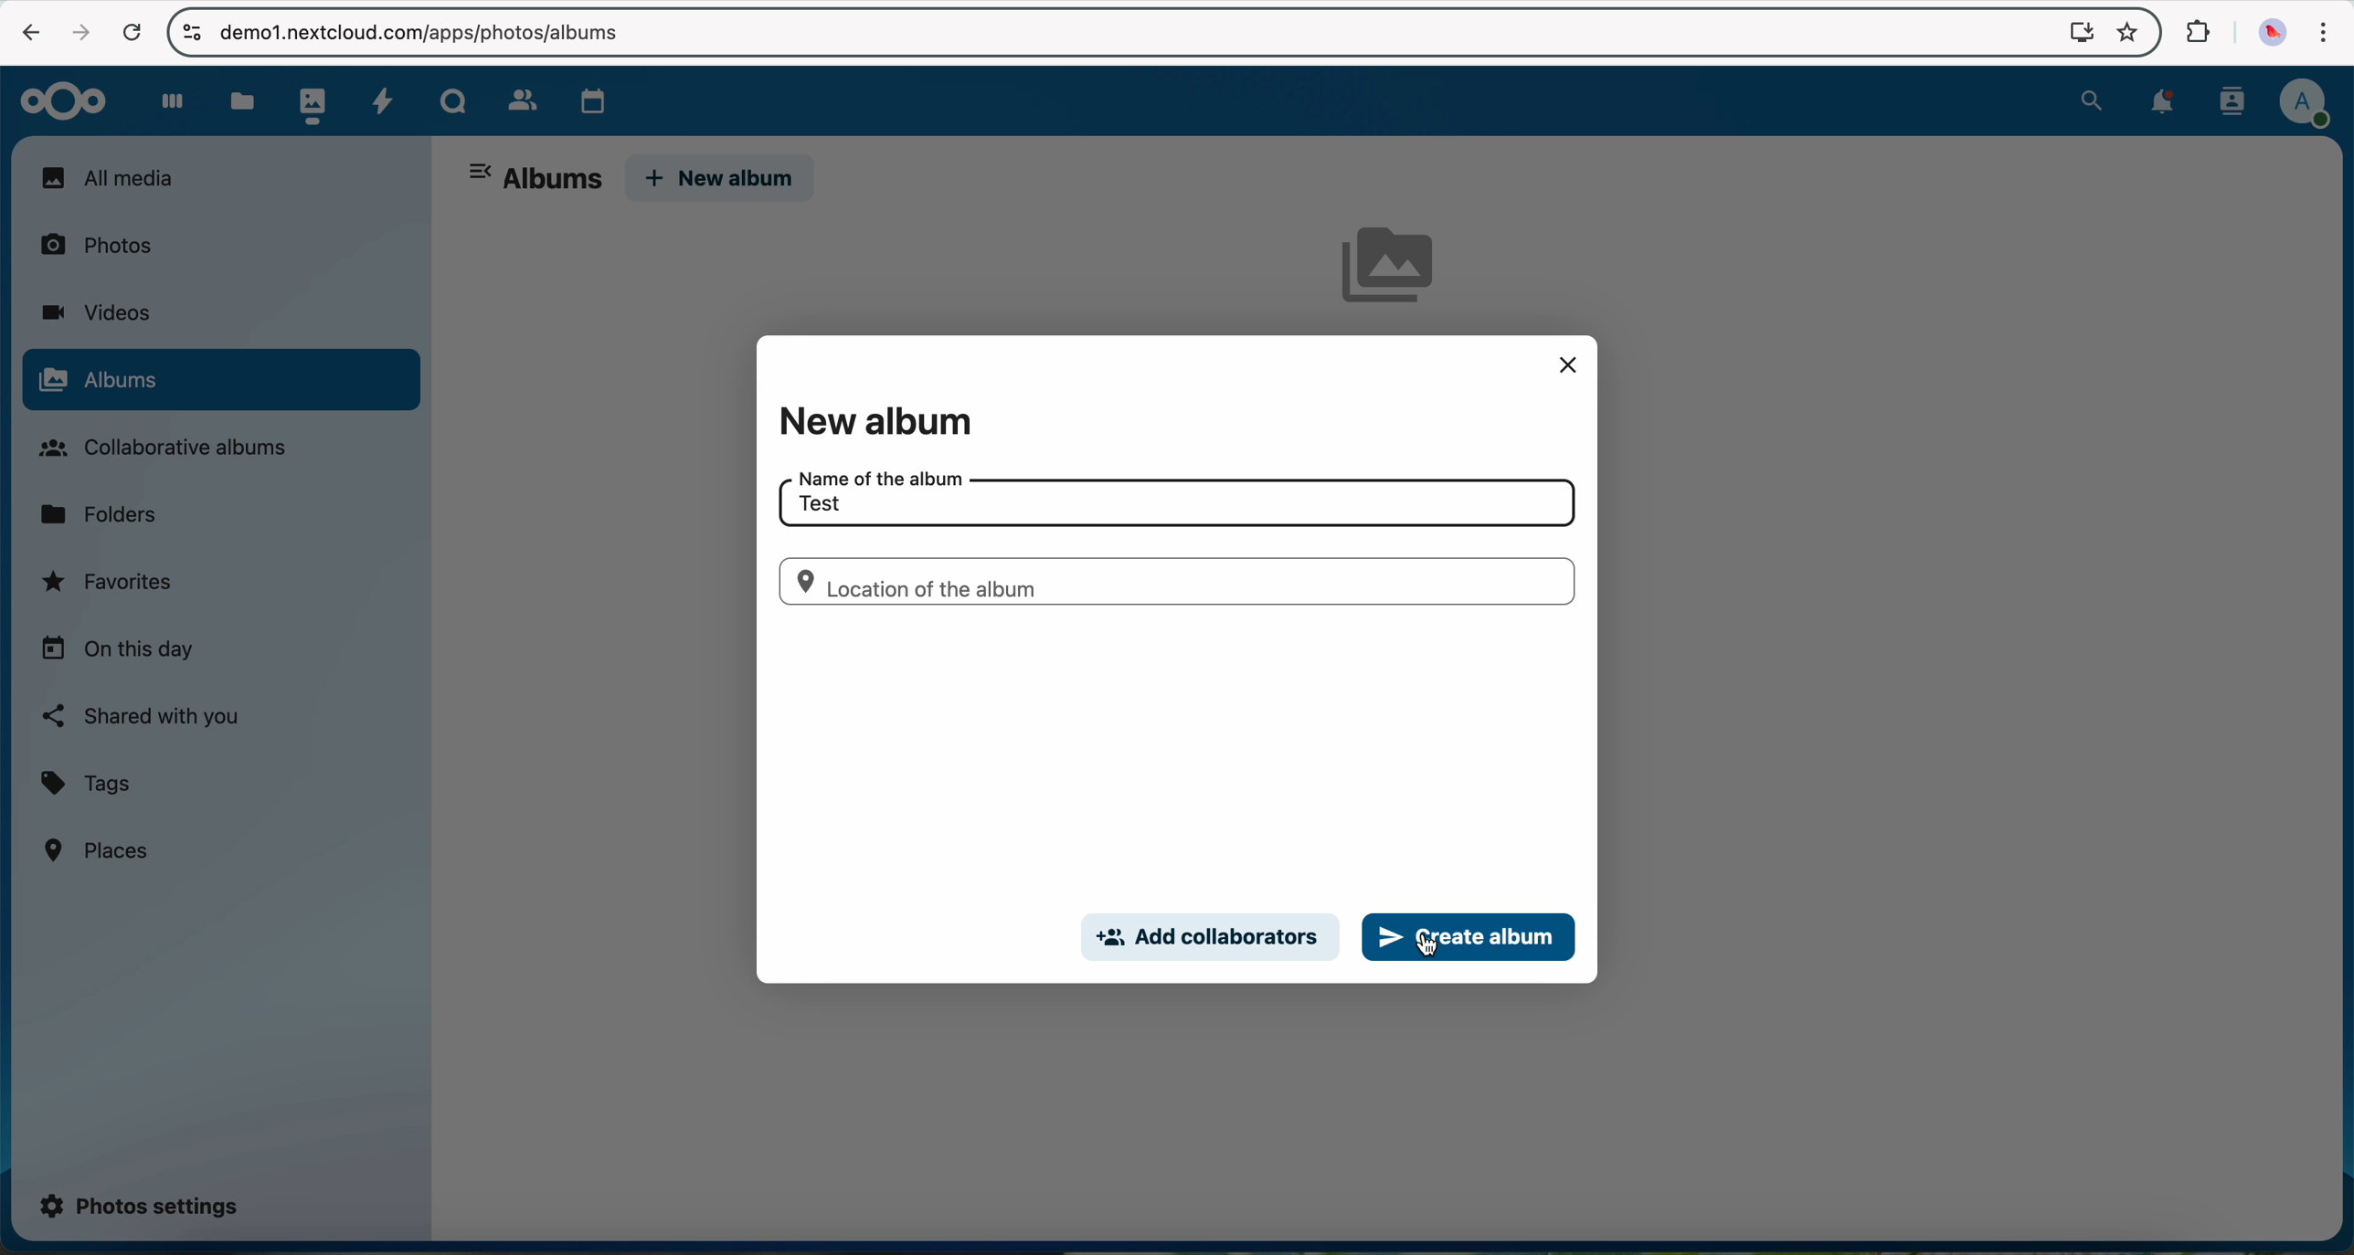 This screenshot has height=1255, width=2354. What do you see at coordinates (100, 849) in the screenshot?
I see `places` at bounding box center [100, 849].